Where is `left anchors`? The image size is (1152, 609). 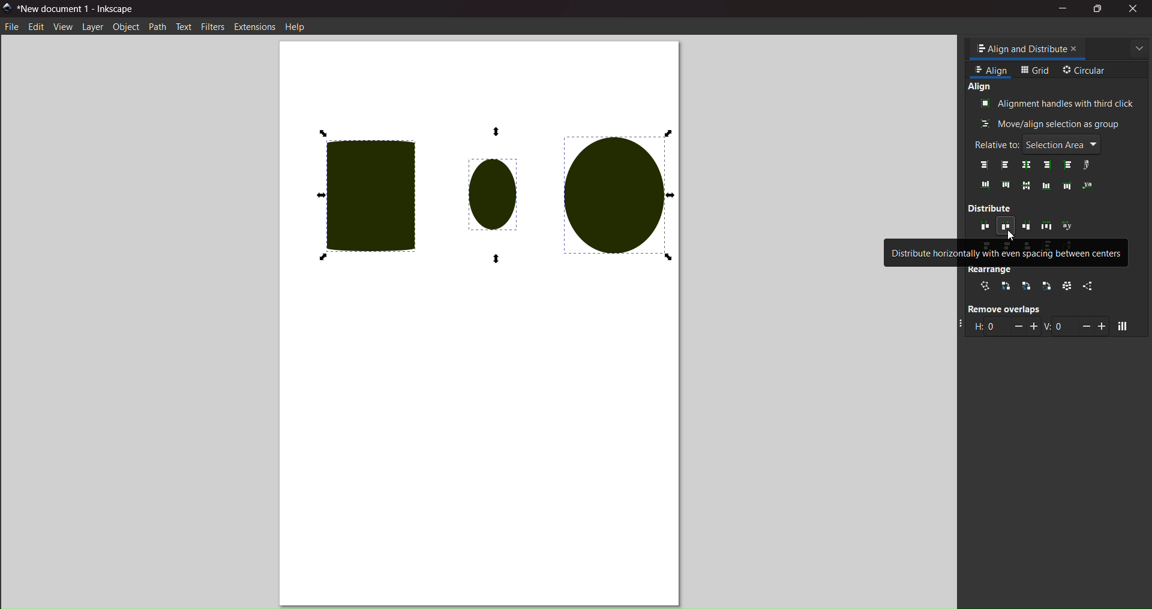
left anchors is located at coordinates (1070, 165).